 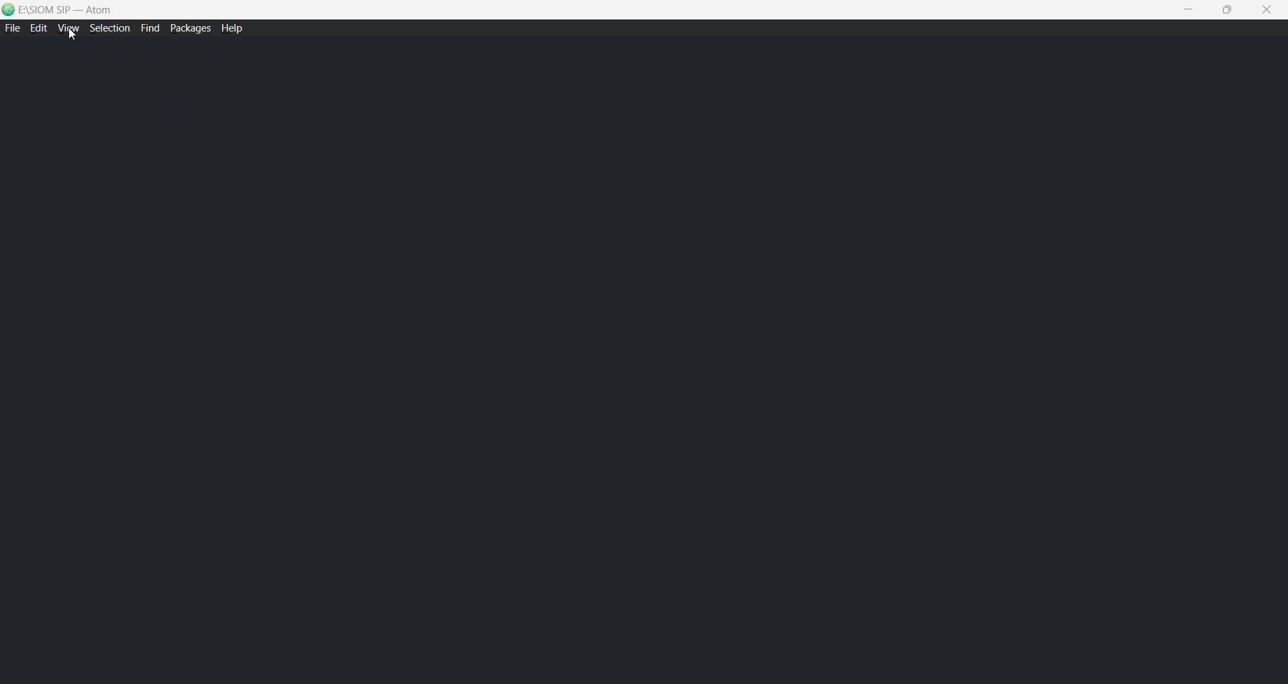 I want to click on cursor, so click(x=72, y=36).